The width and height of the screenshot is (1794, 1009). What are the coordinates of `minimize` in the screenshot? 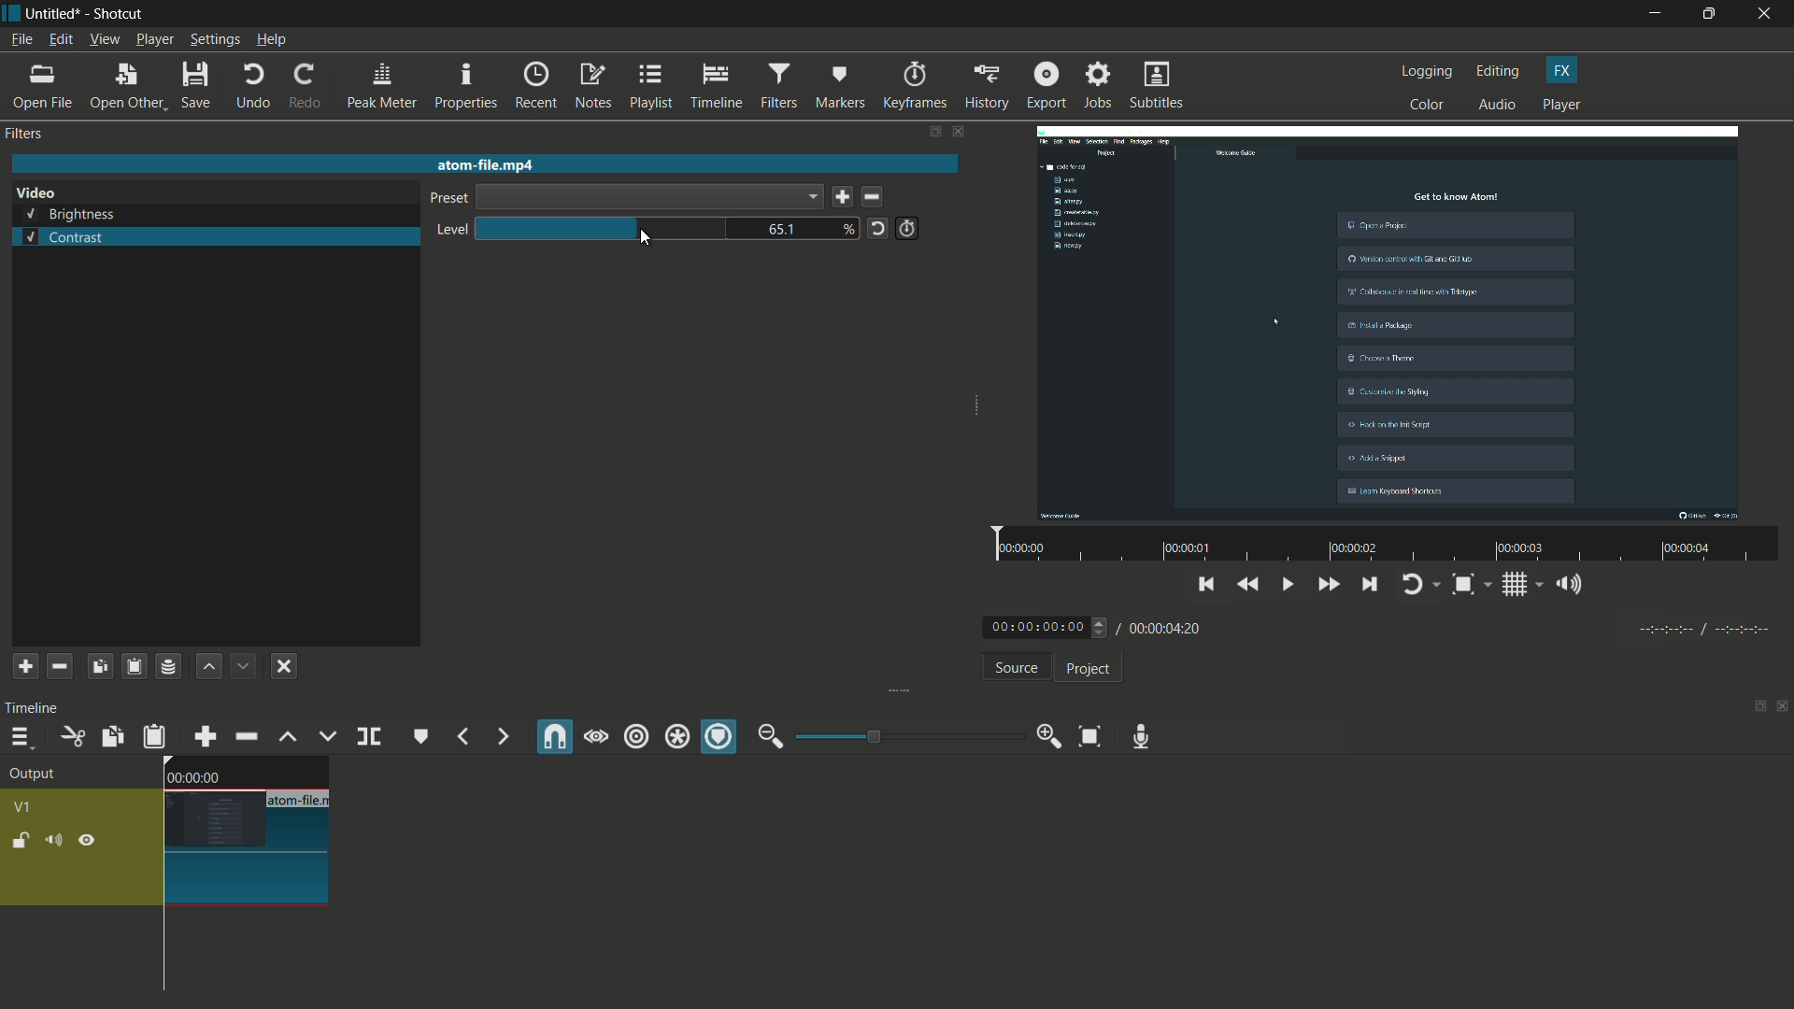 It's located at (1655, 14).